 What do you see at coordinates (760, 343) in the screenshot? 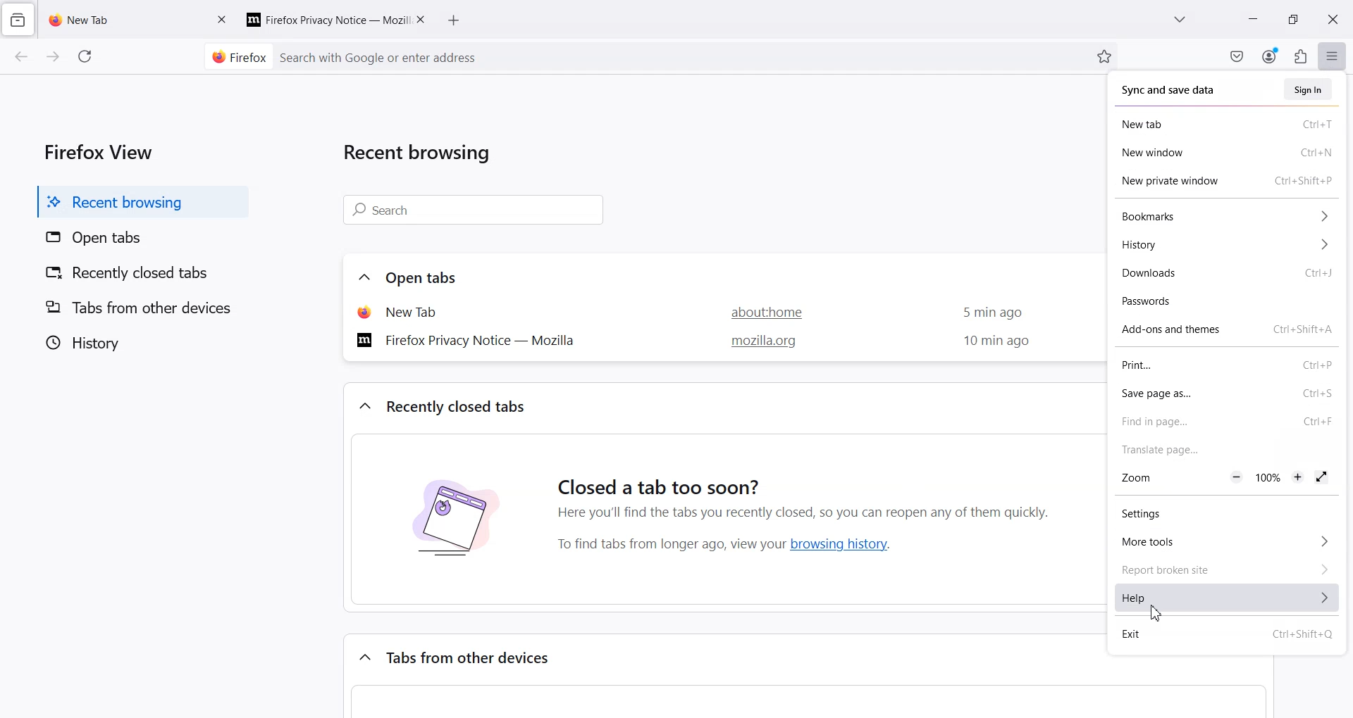
I see `mozilla.org` at bounding box center [760, 343].